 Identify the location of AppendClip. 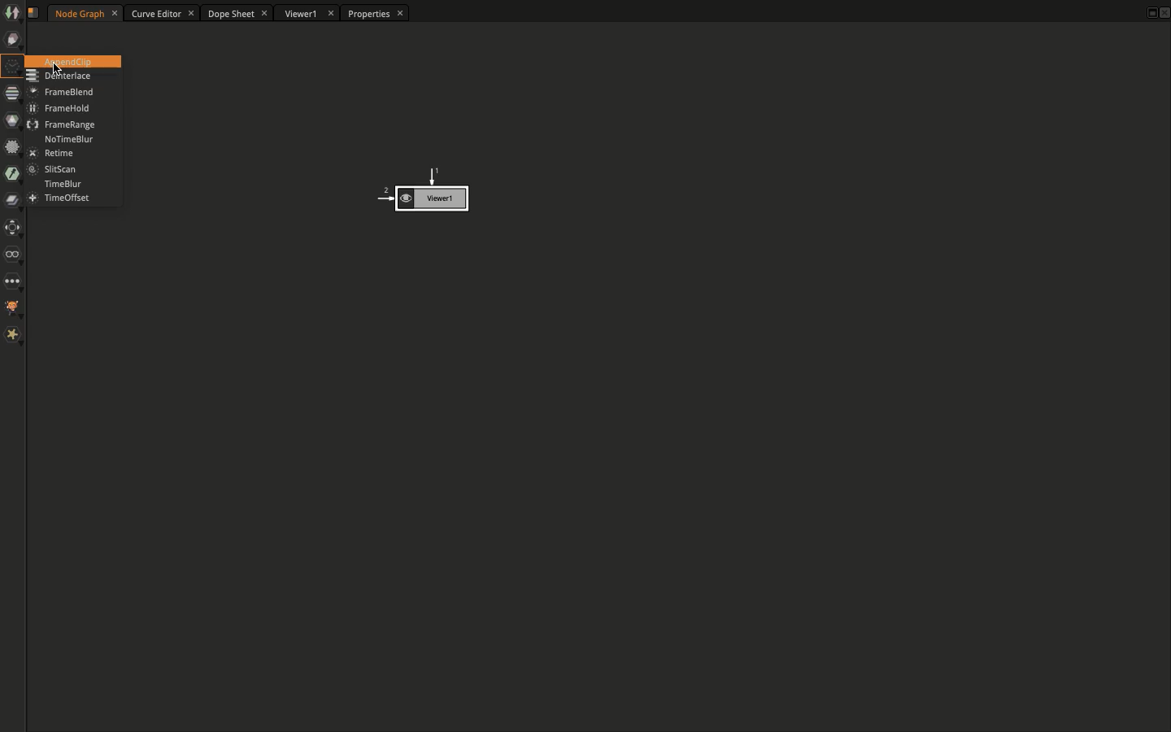
(74, 61).